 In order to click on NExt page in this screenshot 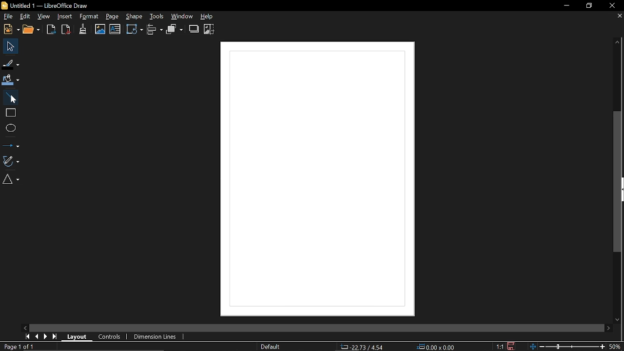, I will do `click(46, 336)`.